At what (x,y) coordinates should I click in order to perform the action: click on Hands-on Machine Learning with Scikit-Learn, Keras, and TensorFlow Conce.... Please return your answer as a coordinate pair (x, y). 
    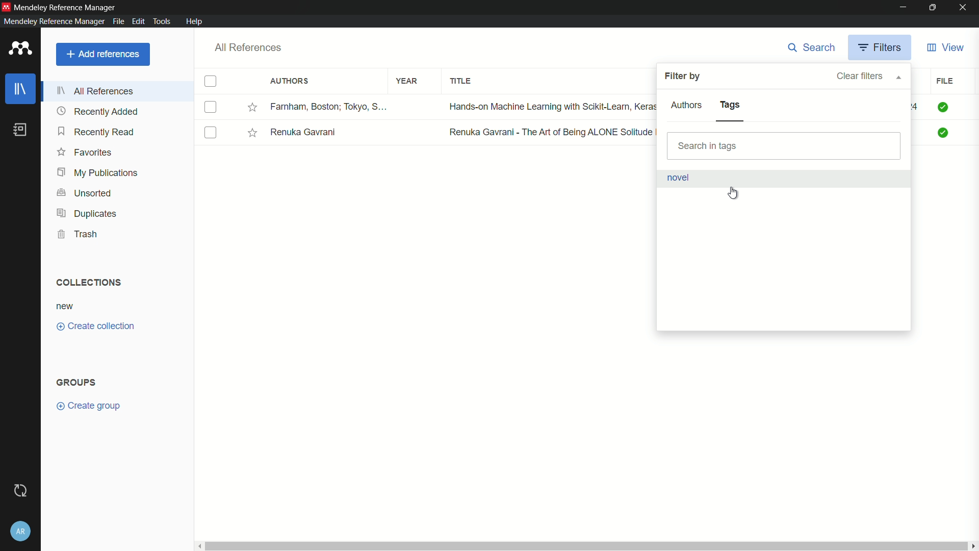
    Looking at the image, I should click on (549, 106).